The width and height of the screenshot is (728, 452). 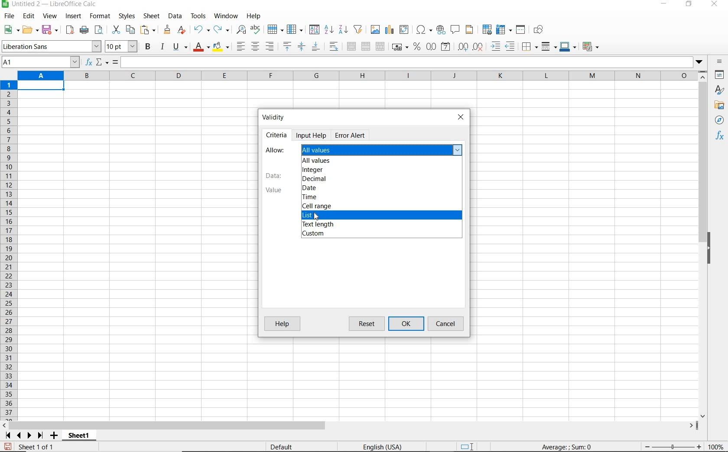 What do you see at coordinates (669, 446) in the screenshot?
I see `zoom out or zoom in` at bounding box center [669, 446].